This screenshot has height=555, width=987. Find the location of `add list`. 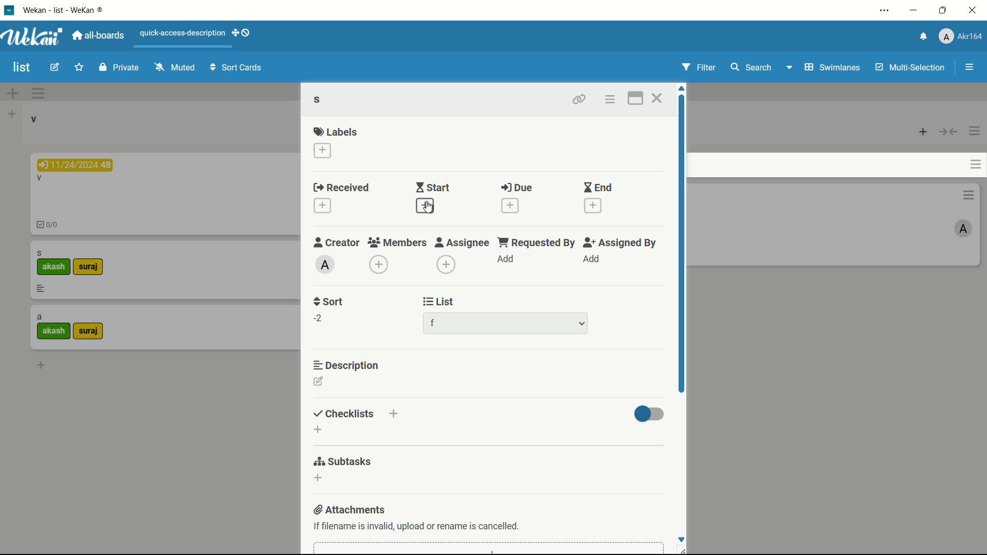

add list is located at coordinates (12, 115).